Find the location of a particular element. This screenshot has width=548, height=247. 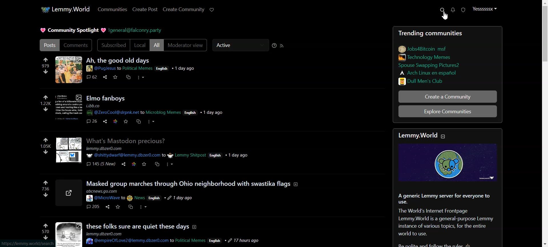

link is located at coordinates (422, 81).